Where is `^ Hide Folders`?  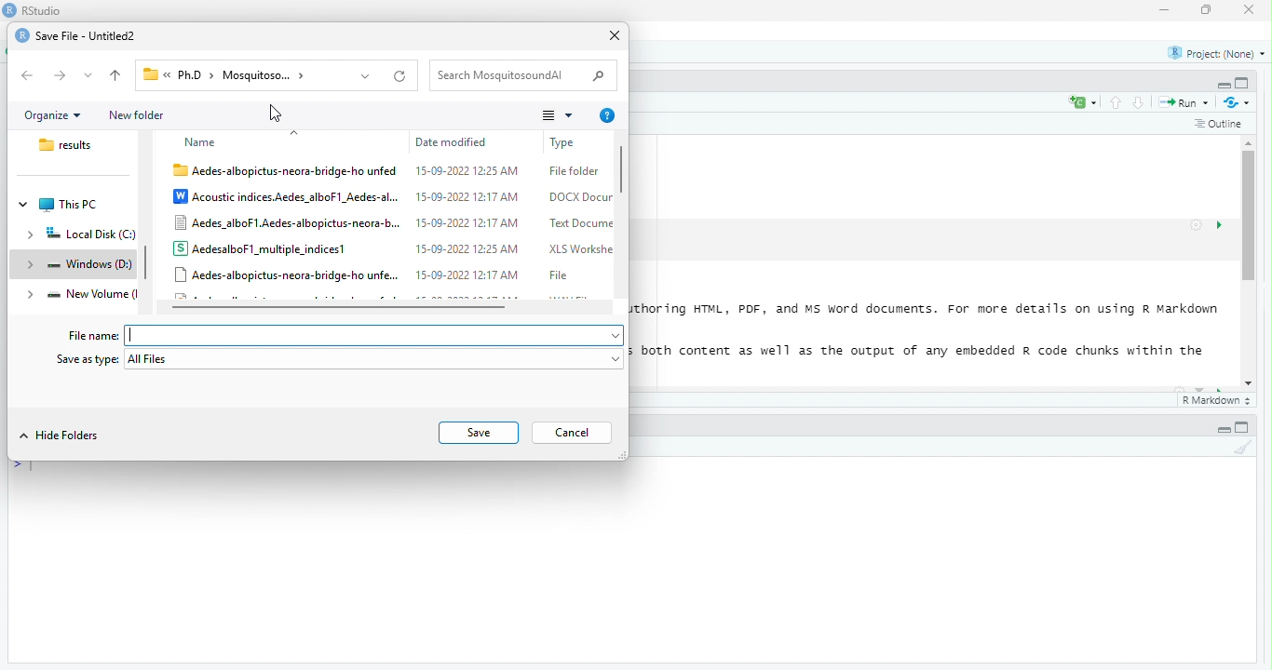
^ Hide Folders is located at coordinates (61, 435).